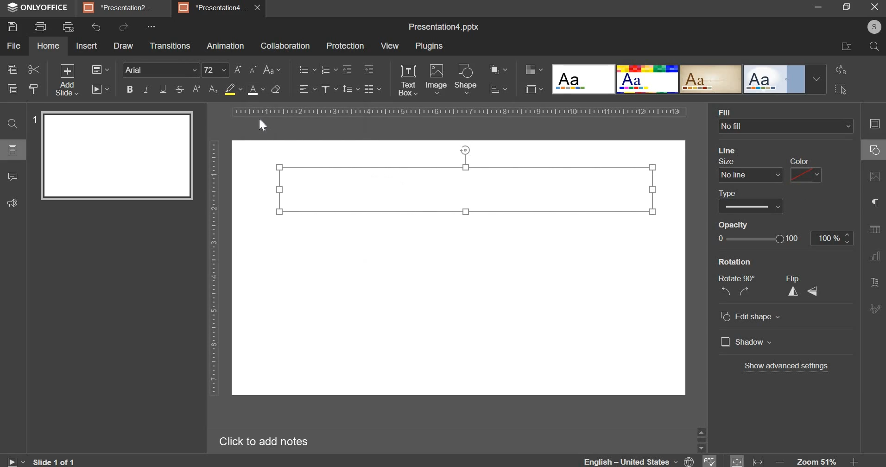 This screenshot has height=467, width=886. I want to click on Preview screen, so click(114, 156).